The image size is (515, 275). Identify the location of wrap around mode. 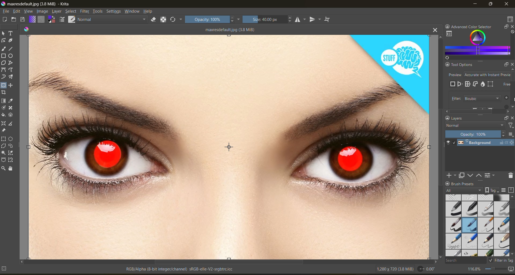
(329, 20).